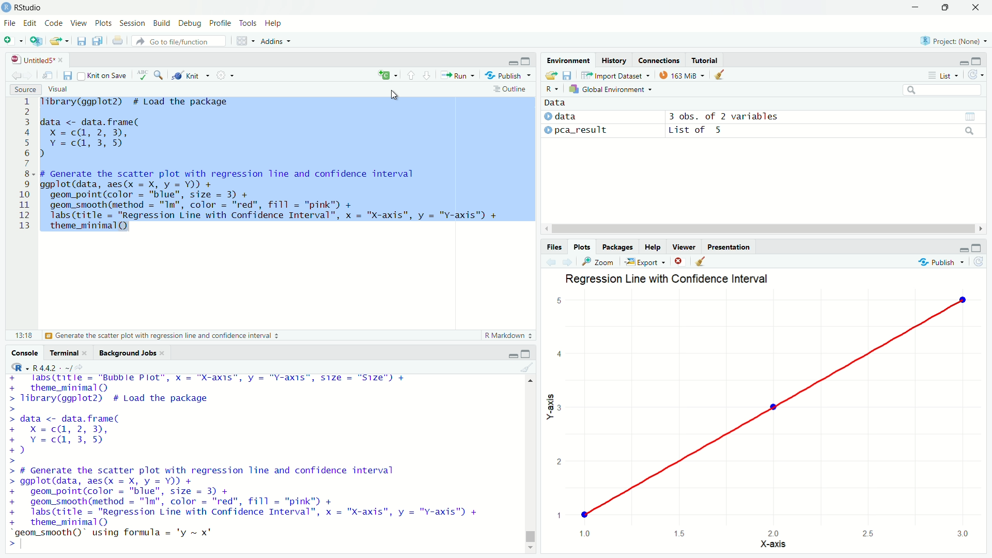  What do you see at coordinates (720, 75) in the screenshot?
I see `Clear objects from workspace` at bounding box center [720, 75].